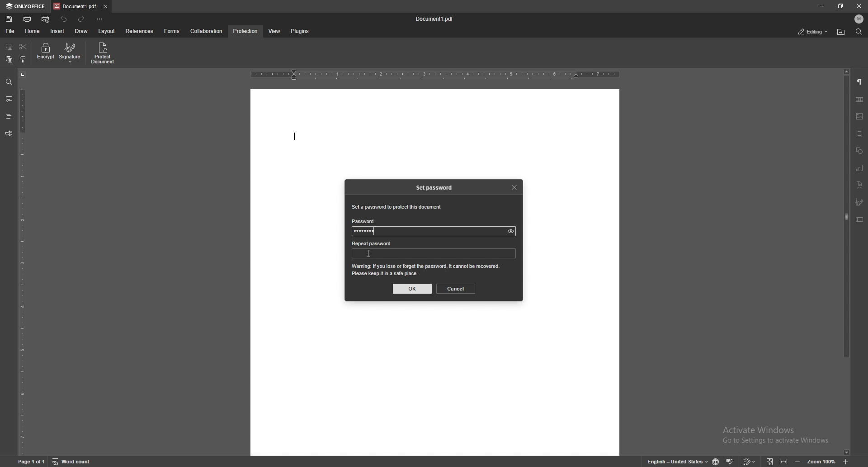 The image size is (868, 467). What do you see at coordinates (9, 47) in the screenshot?
I see `copy` at bounding box center [9, 47].